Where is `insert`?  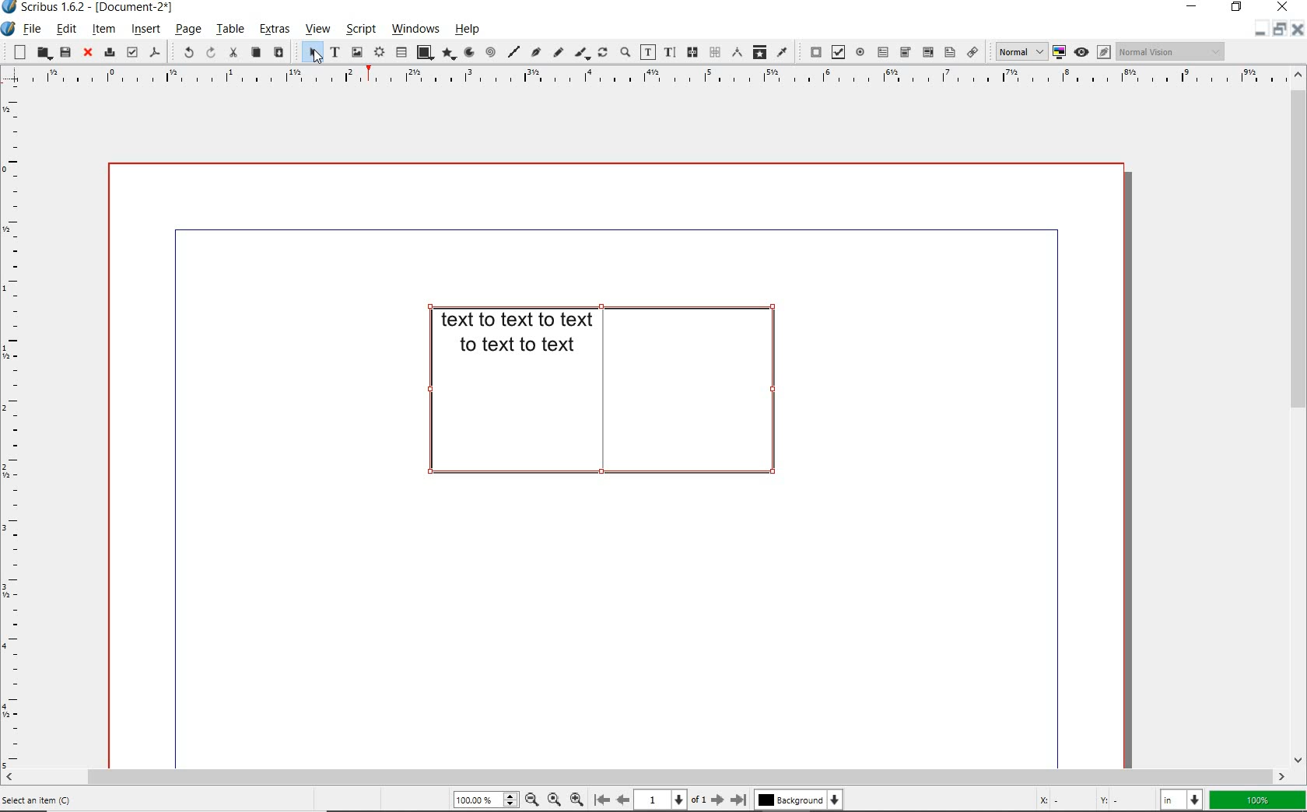
insert is located at coordinates (145, 29).